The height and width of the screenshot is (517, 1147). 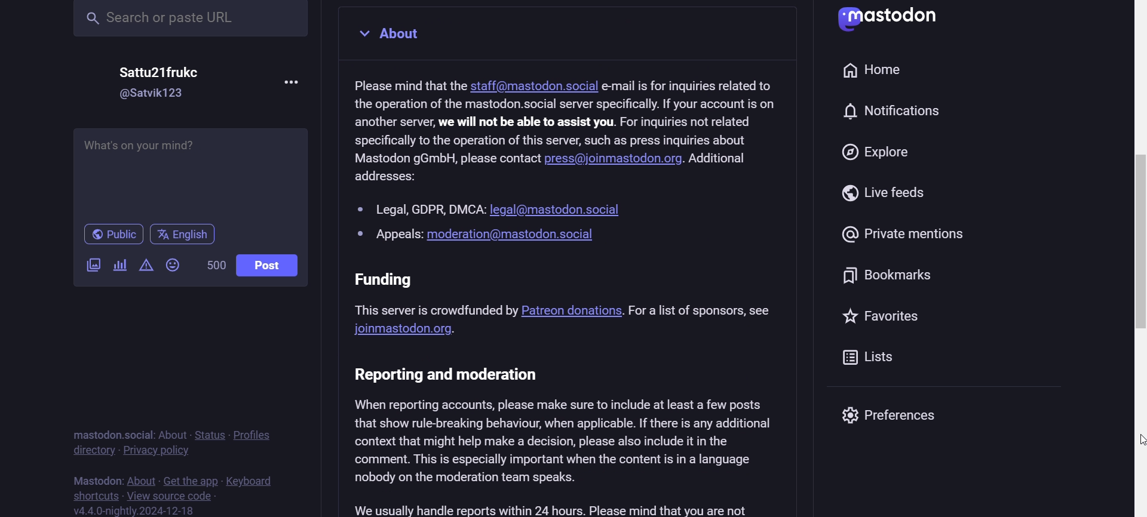 I want to click on post here, so click(x=189, y=171).